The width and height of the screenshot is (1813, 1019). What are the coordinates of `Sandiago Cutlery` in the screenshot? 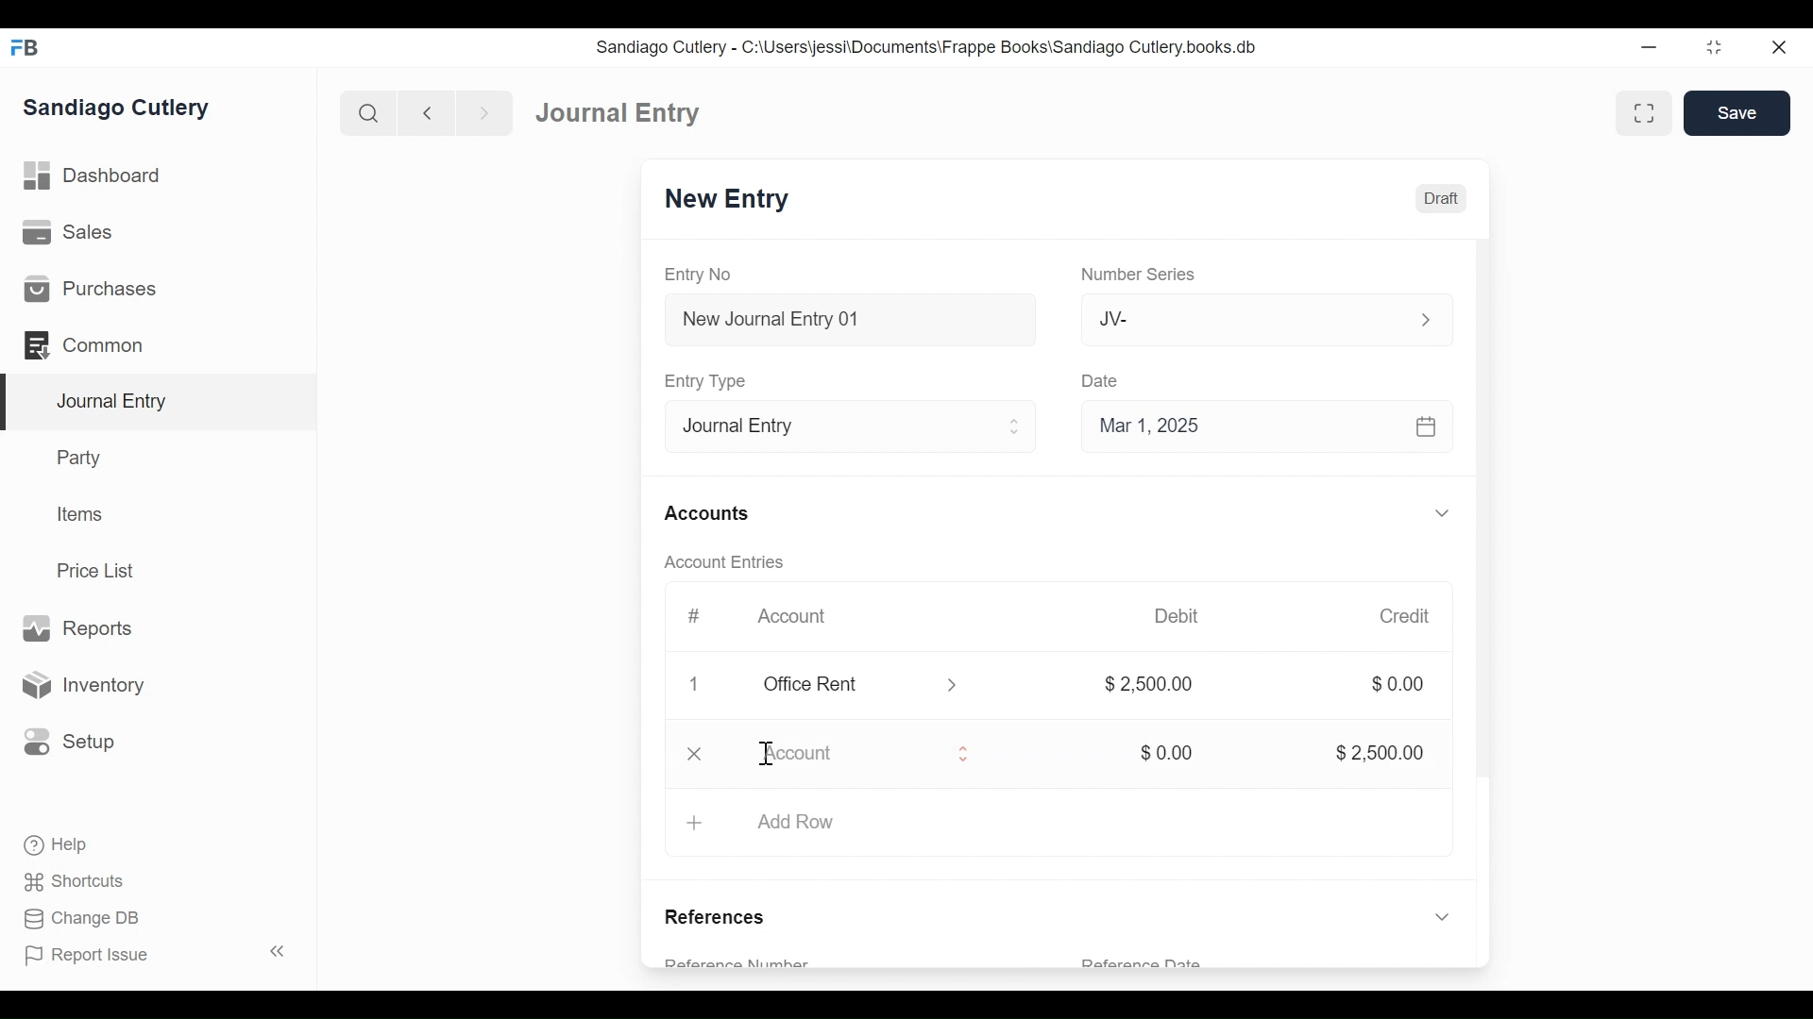 It's located at (127, 109).